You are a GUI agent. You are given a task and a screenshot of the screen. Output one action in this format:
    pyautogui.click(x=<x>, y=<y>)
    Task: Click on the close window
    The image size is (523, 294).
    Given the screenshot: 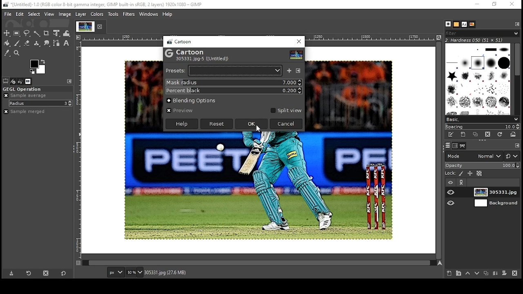 What is the action you would take?
    pyautogui.click(x=512, y=4)
    